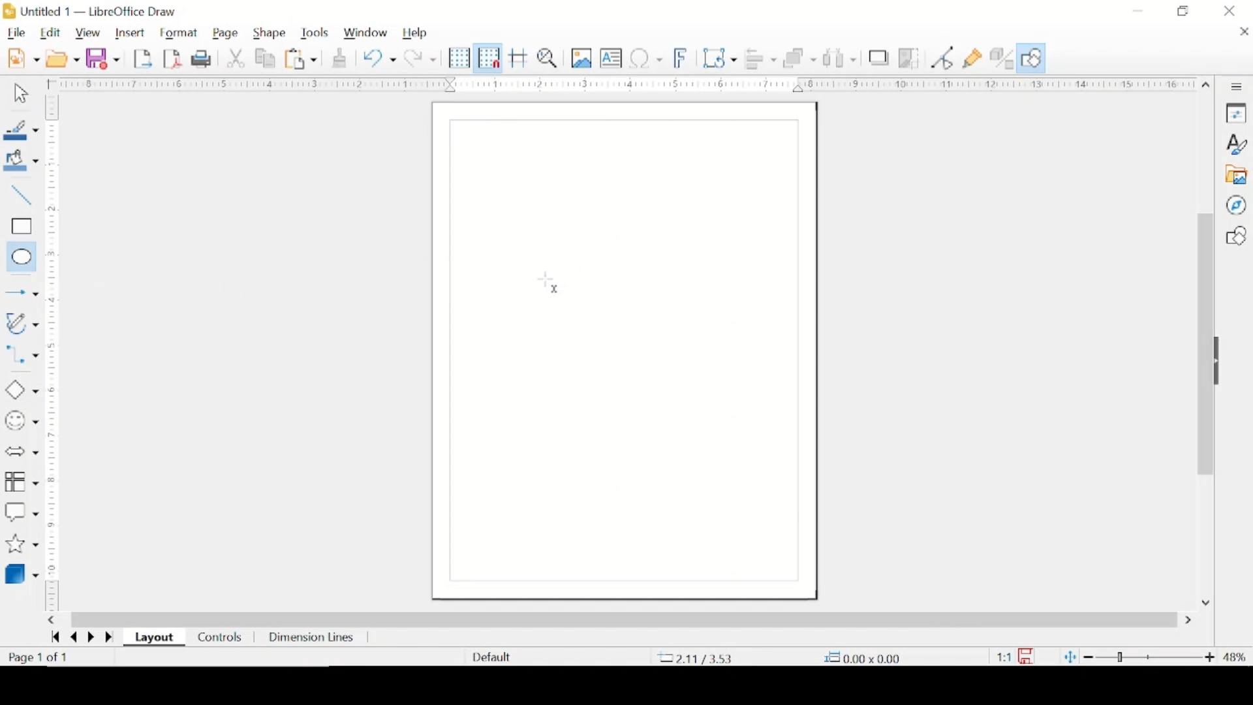  What do you see at coordinates (108, 638) in the screenshot?
I see `go forwards` at bounding box center [108, 638].